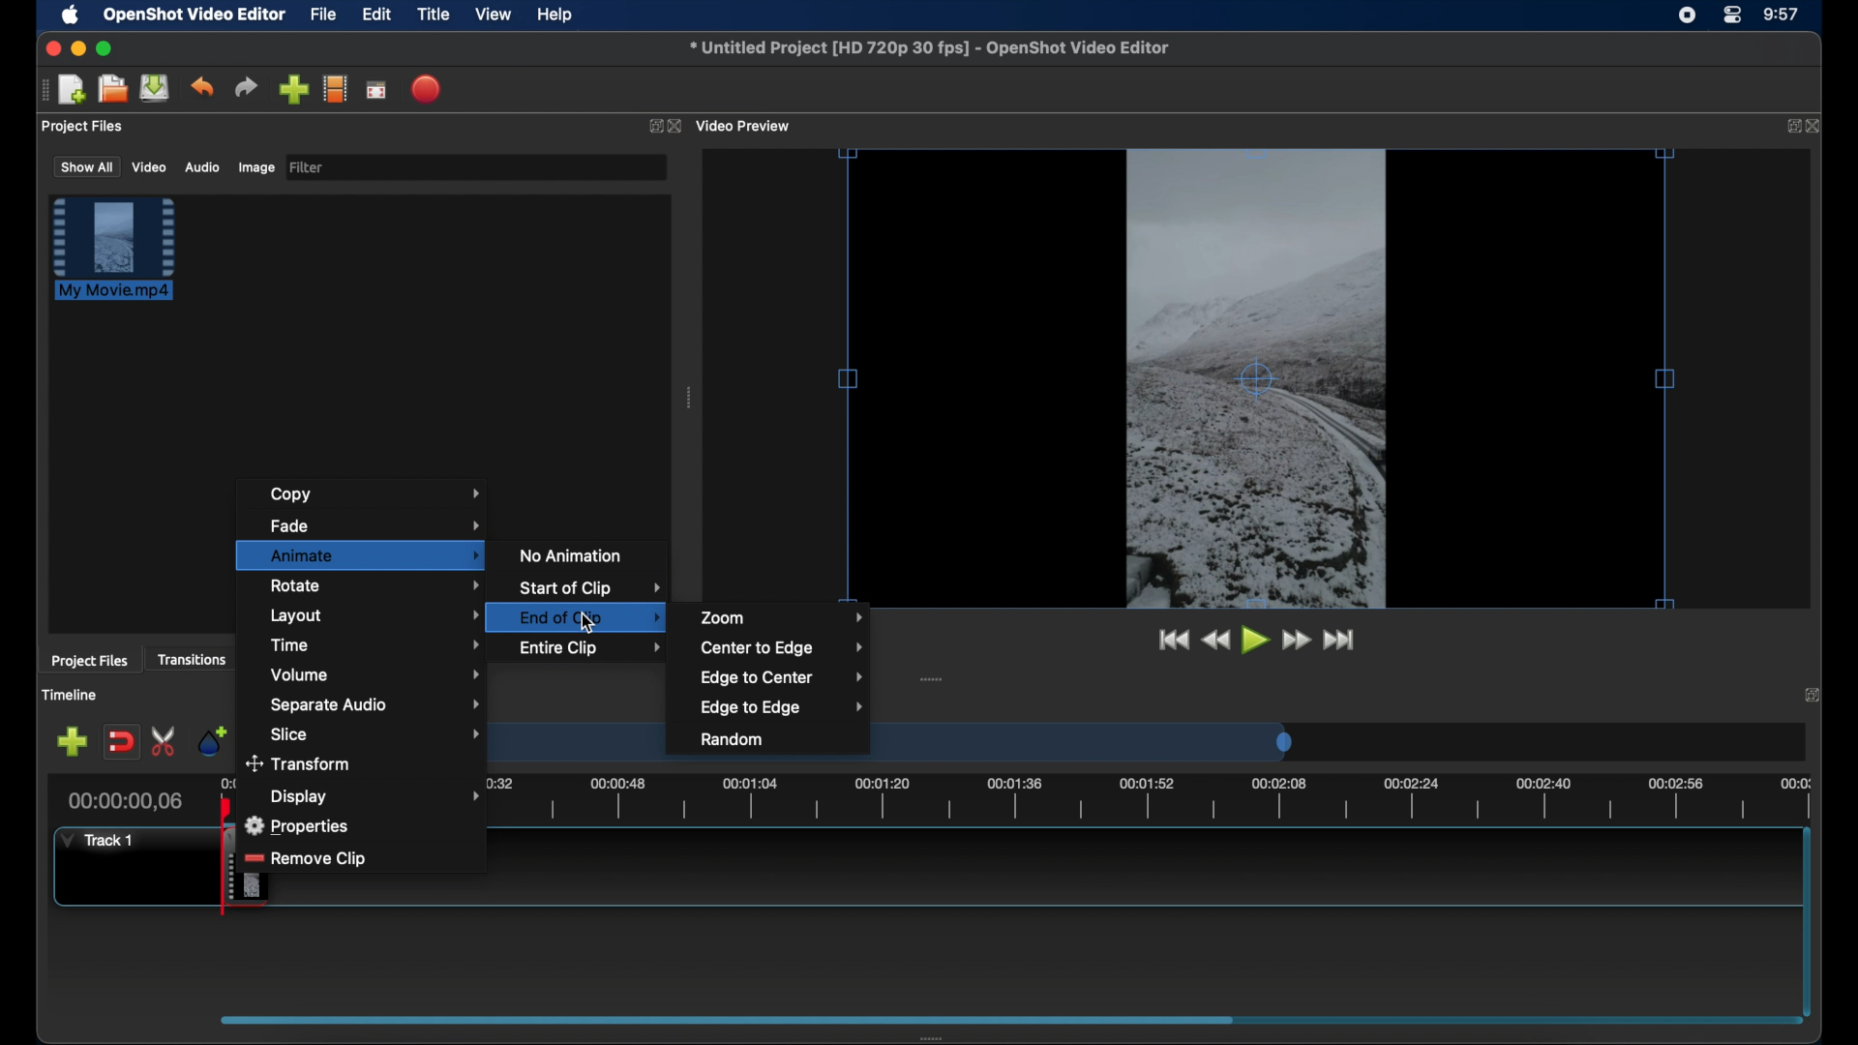  Describe the element at coordinates (1298, 641) in the screenshot. I see `fast forward` at that location.